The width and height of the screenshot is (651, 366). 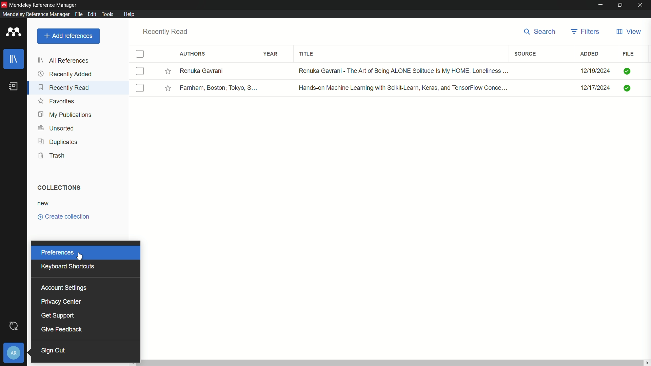 What do you see at coordinates (406, 88) in the screenshot?
I see `Hands-on Machine Learning` at bounding box center [406, 88].